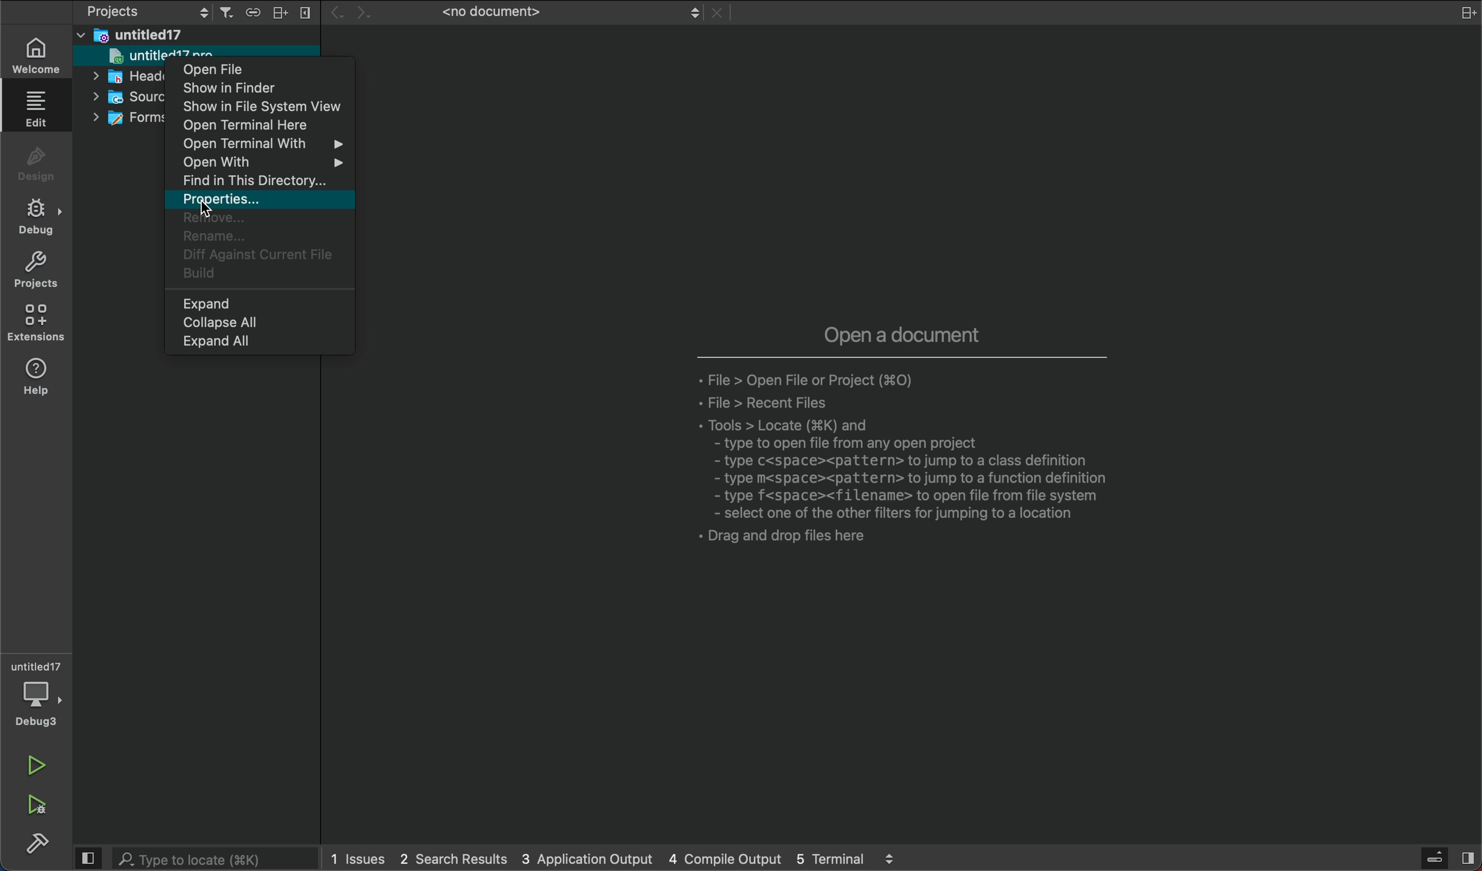 The width and height of the screenshot is (1482, 871). What do you see at coordinates (268, 88) in the screenshot?
I see `show in folder` at bounding box center [268, 88].